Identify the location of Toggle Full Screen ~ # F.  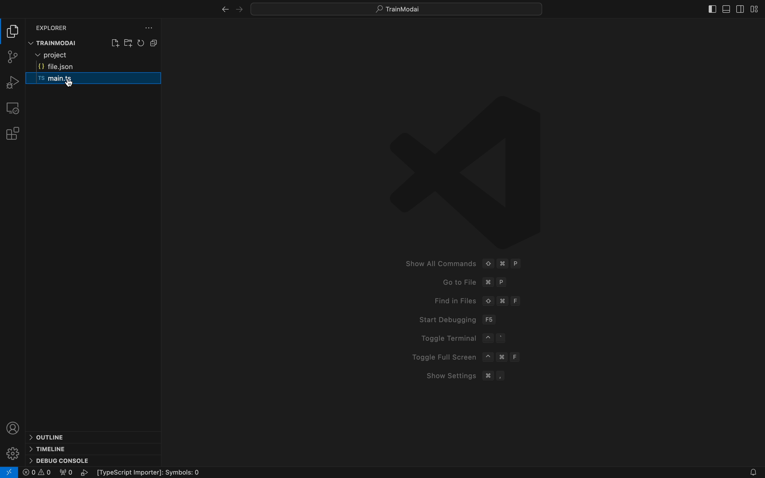
(461, 357).